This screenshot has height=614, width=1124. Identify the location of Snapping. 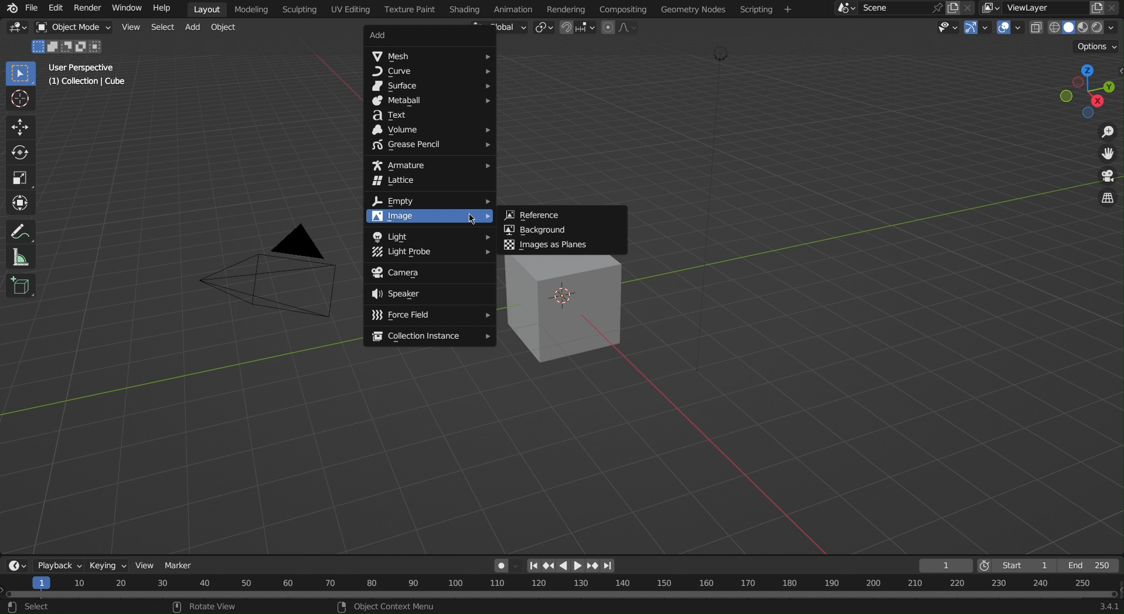
(578, 28).